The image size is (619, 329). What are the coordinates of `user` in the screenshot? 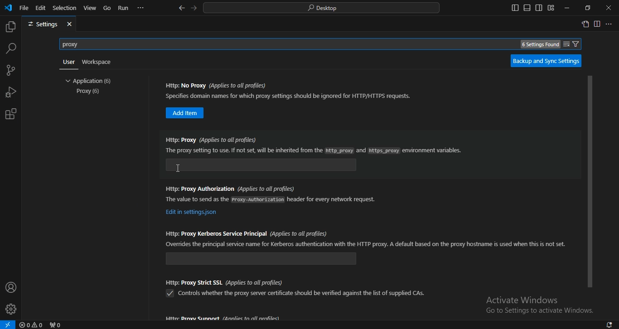 It's located at (68, 62).